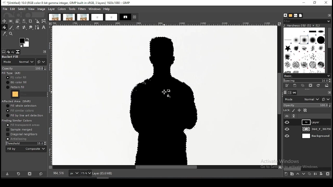 This screenshot has height=187, width=333. I want to click on image, so click(41, 9).